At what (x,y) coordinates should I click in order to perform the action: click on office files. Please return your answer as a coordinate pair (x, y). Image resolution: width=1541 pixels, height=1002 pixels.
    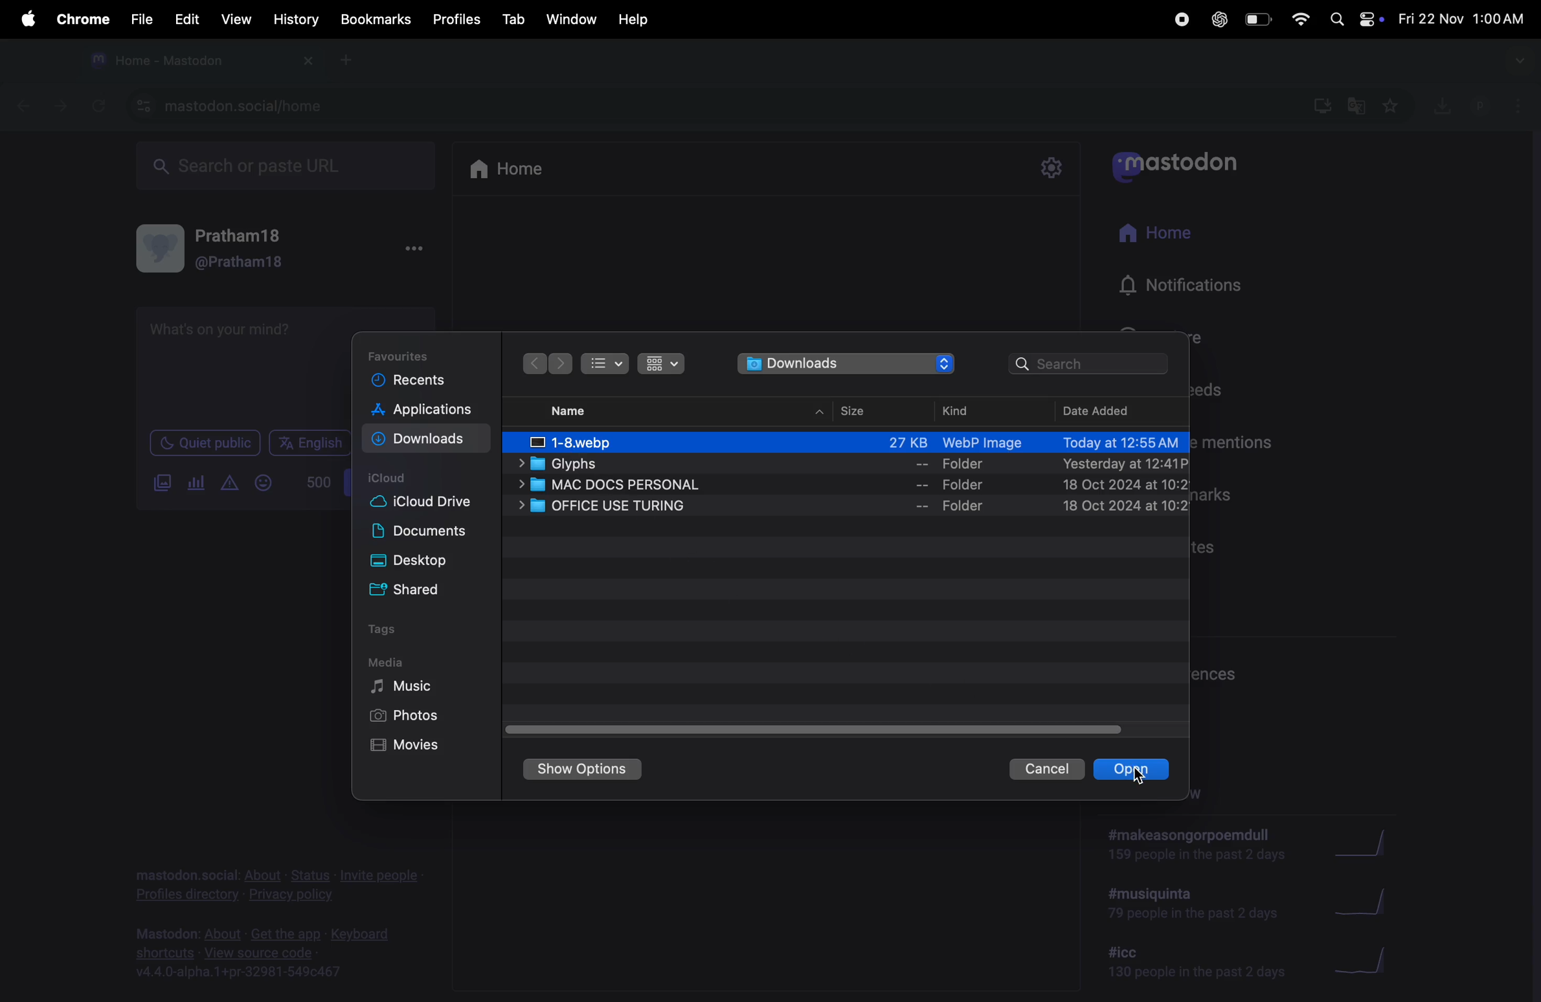
    Looking at the image, I should click on (845, 507).